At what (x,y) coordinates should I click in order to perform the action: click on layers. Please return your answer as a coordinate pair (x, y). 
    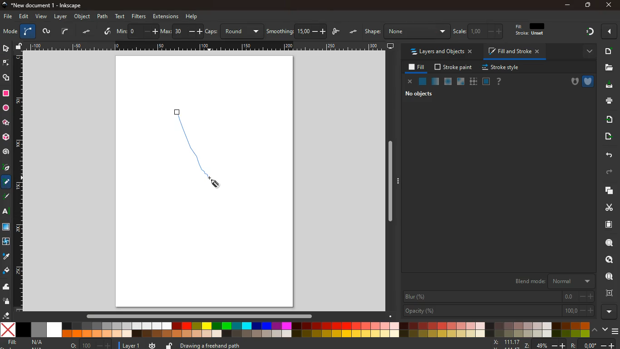
    Looking at the image, I should click on (606, 190).